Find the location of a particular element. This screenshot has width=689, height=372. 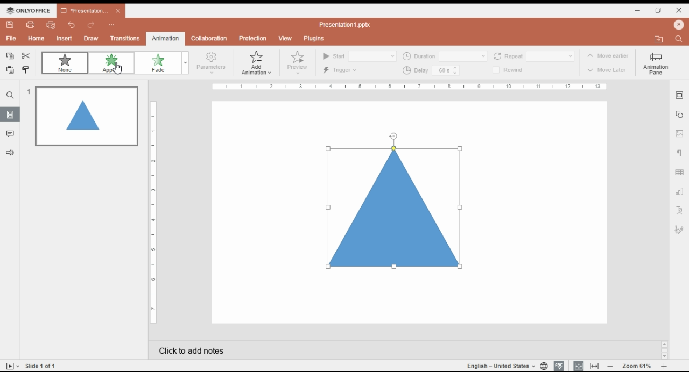

quick print is located at coordinates (52, 24).